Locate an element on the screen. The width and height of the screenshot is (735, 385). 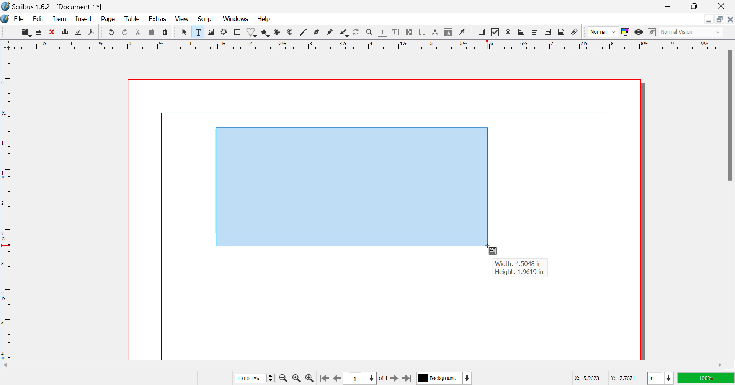
Zoom Out is located at coordinates (284, 378).